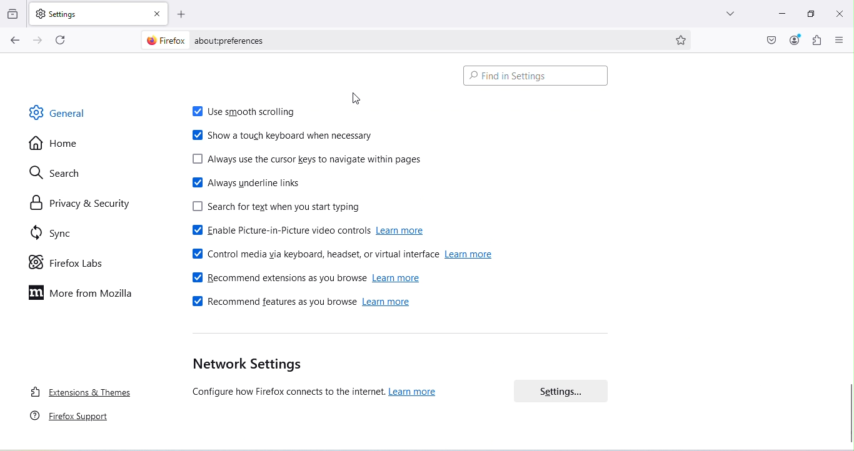  What do you see at coordinates (810, 15) in the screenshot?
I see `Maximize` at bounding box center [810, 15].